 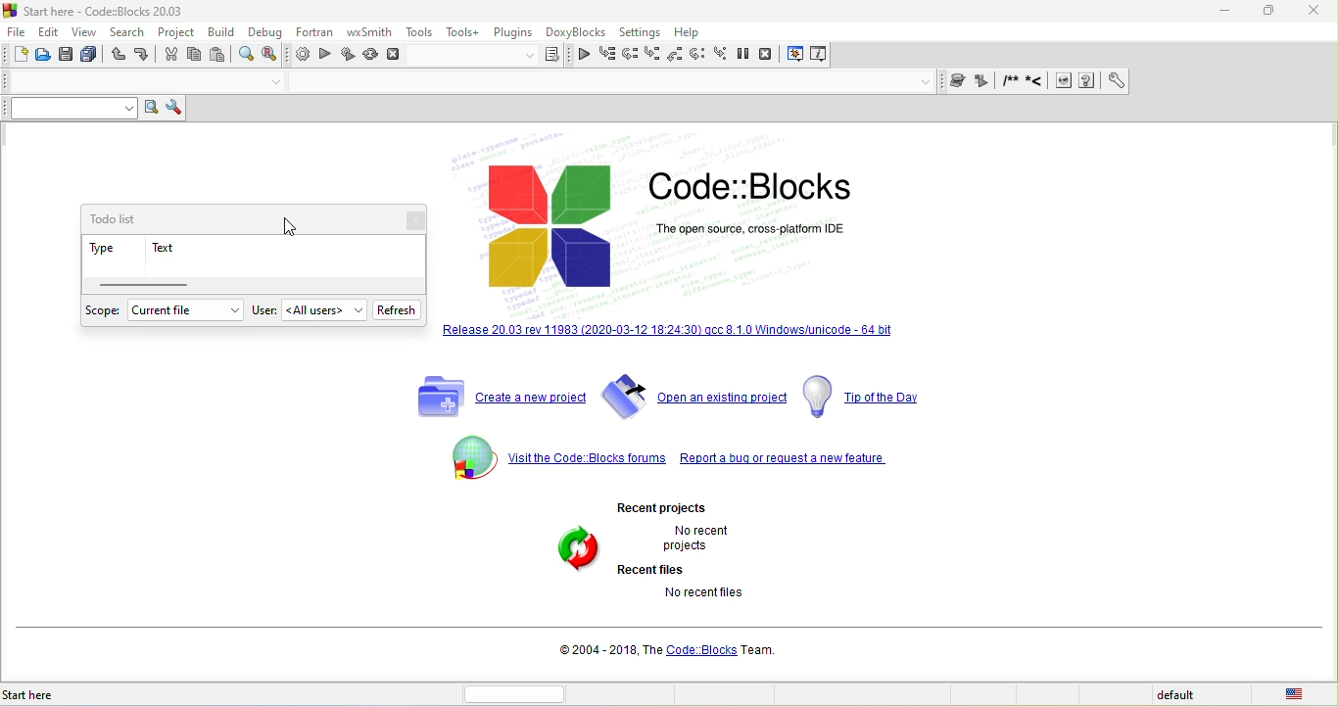 I want to click on doxy blocks, so click(x=573, y=33).